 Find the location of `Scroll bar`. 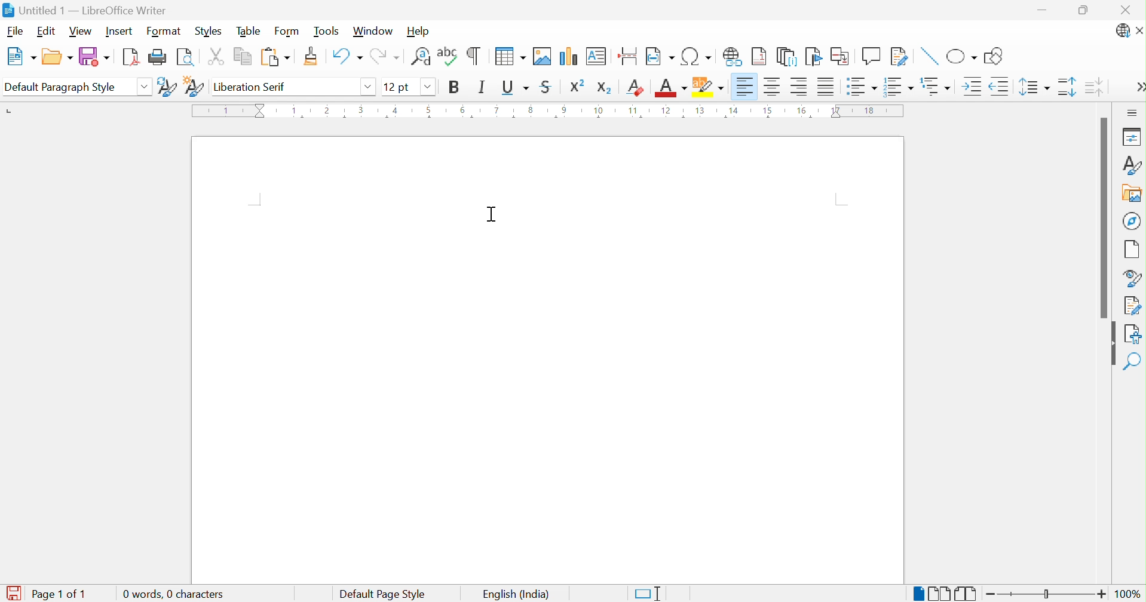

Scroll bar is located at coordinates (1105, 216).